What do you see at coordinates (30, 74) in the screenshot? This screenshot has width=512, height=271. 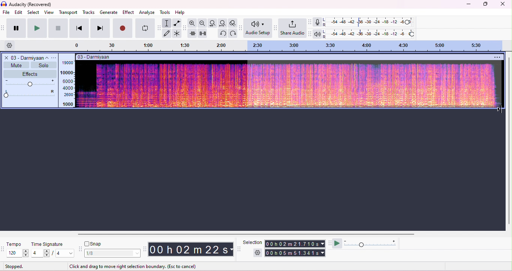 I see `effects` at bounding box center [30, 74].